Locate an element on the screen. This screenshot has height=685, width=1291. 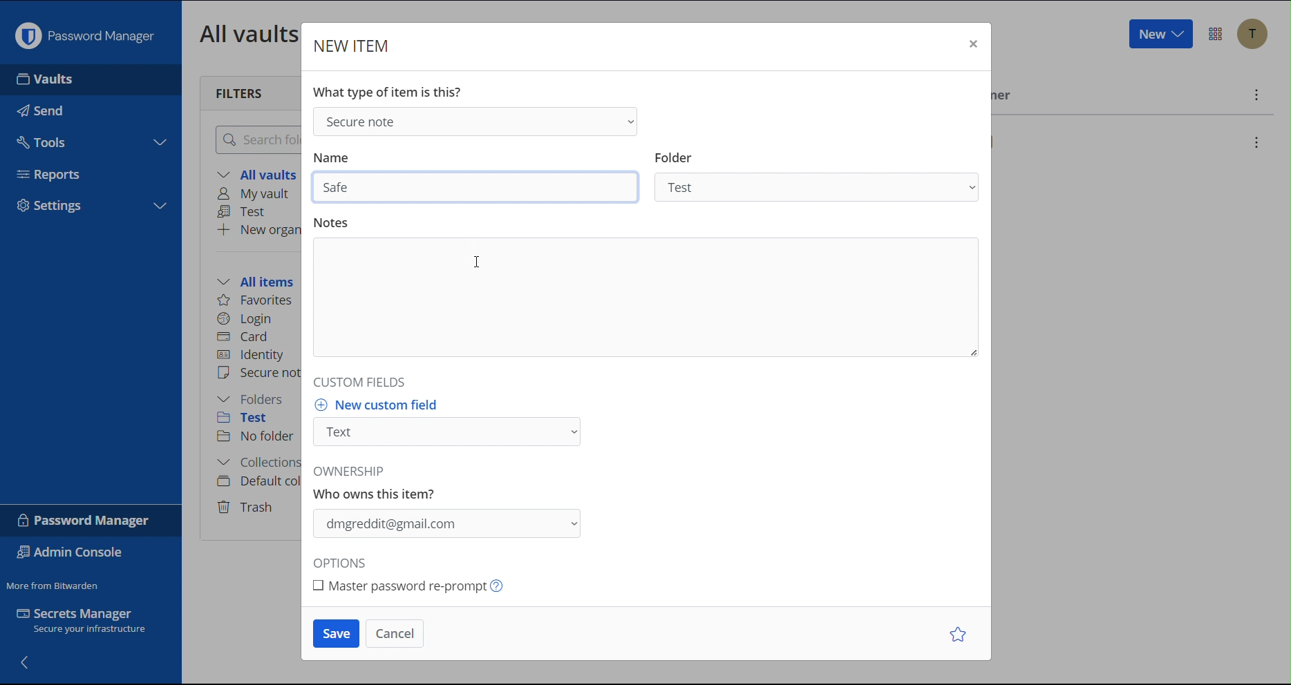
Identity is located at coordinates (252, 355).